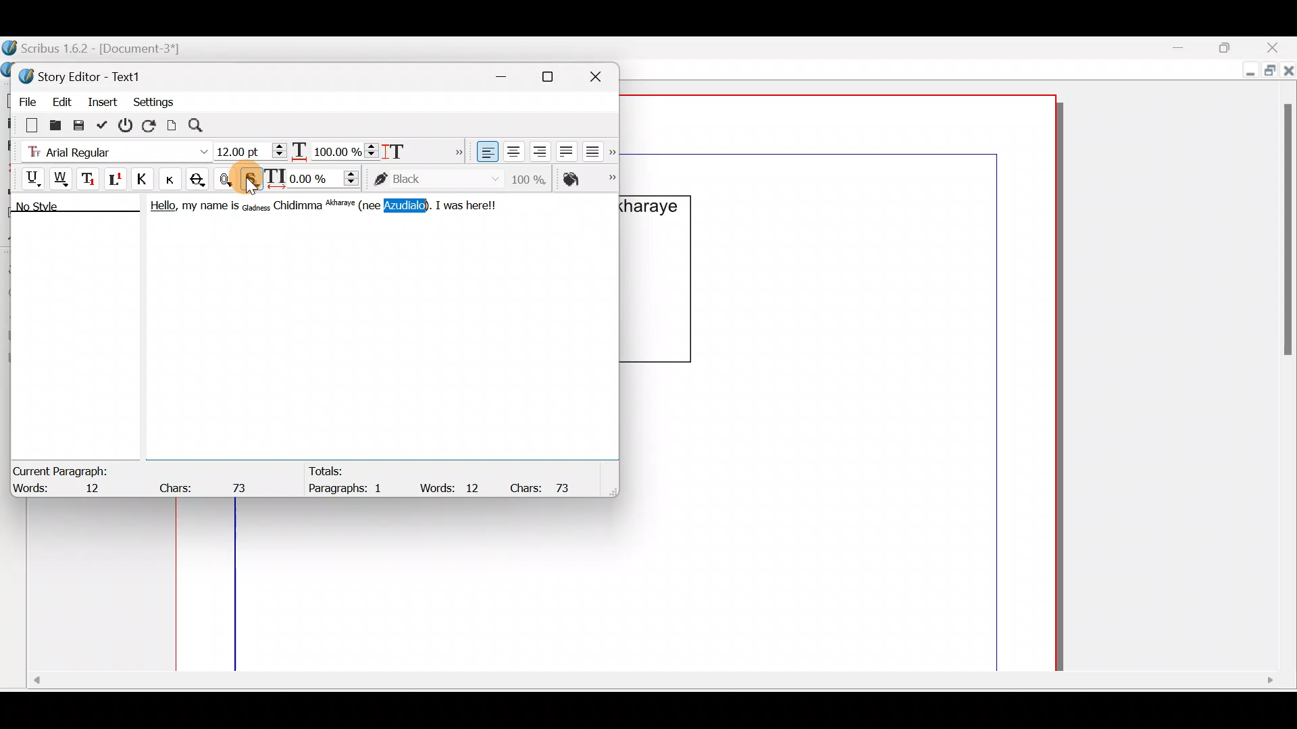  I want to click on Align text justified, so click(565, 149).